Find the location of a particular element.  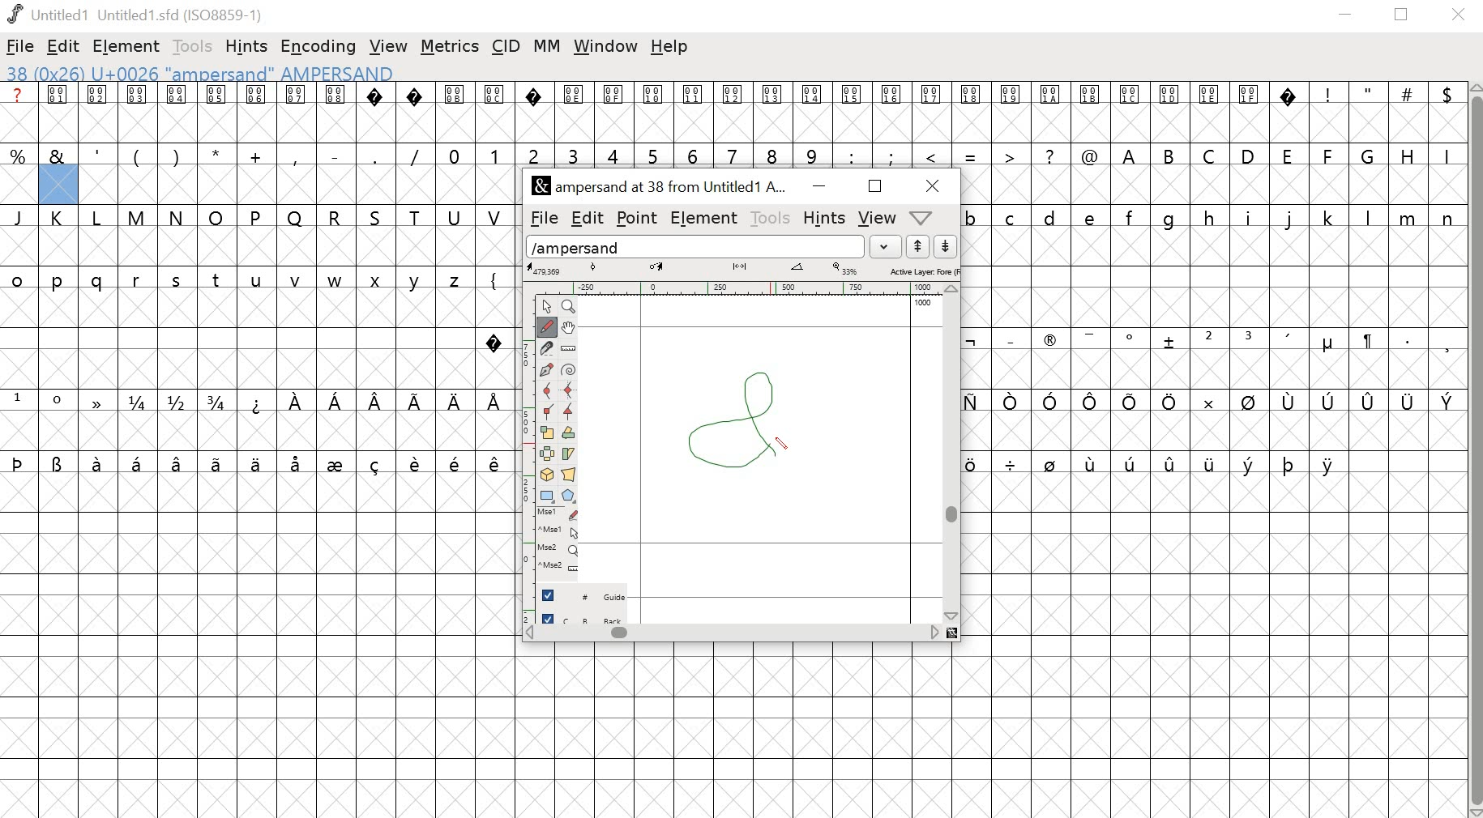

hints is located at coordinates (249, 45).